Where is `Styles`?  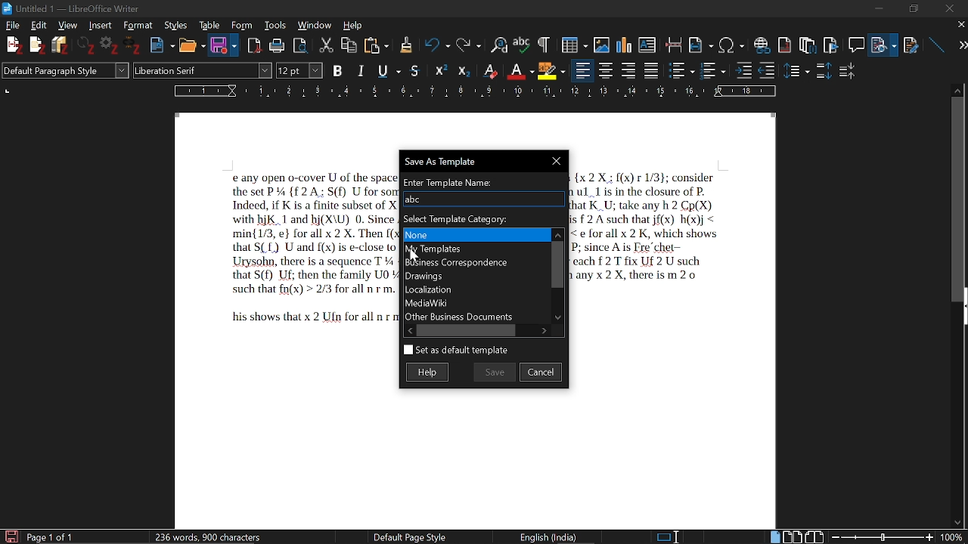
Styles is located at coordinates (175, 26).